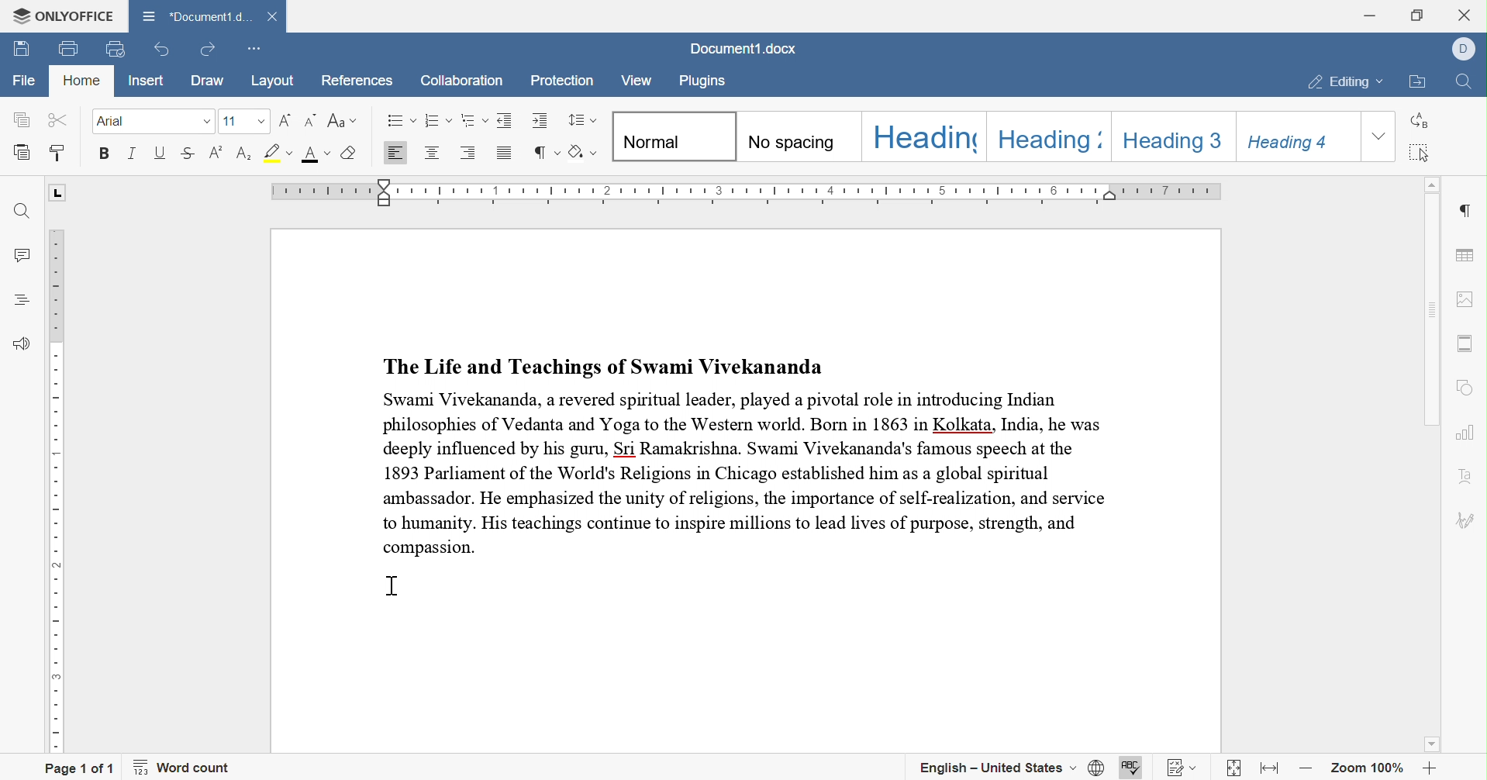 The image size is (1487, 780). I want to click on customize quick access toolbar, so click(252, 51).